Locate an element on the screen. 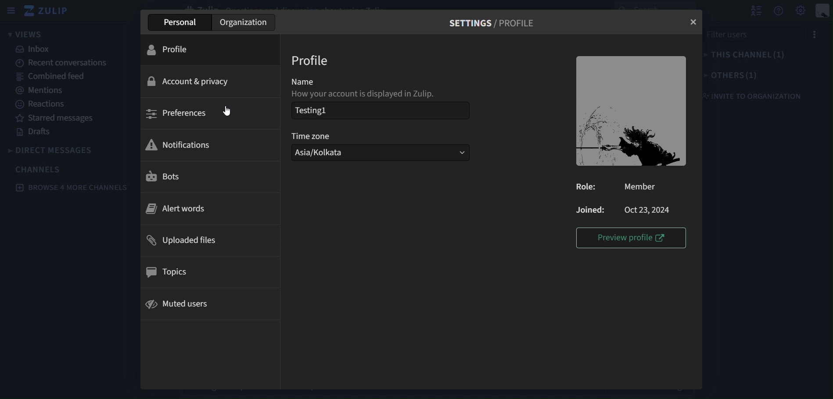  recent conversations is located at coordinates (68, 64).